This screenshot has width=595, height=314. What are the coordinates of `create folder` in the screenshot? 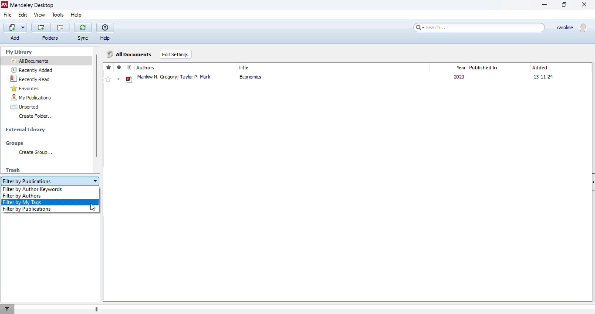 It's located at (36, 116).